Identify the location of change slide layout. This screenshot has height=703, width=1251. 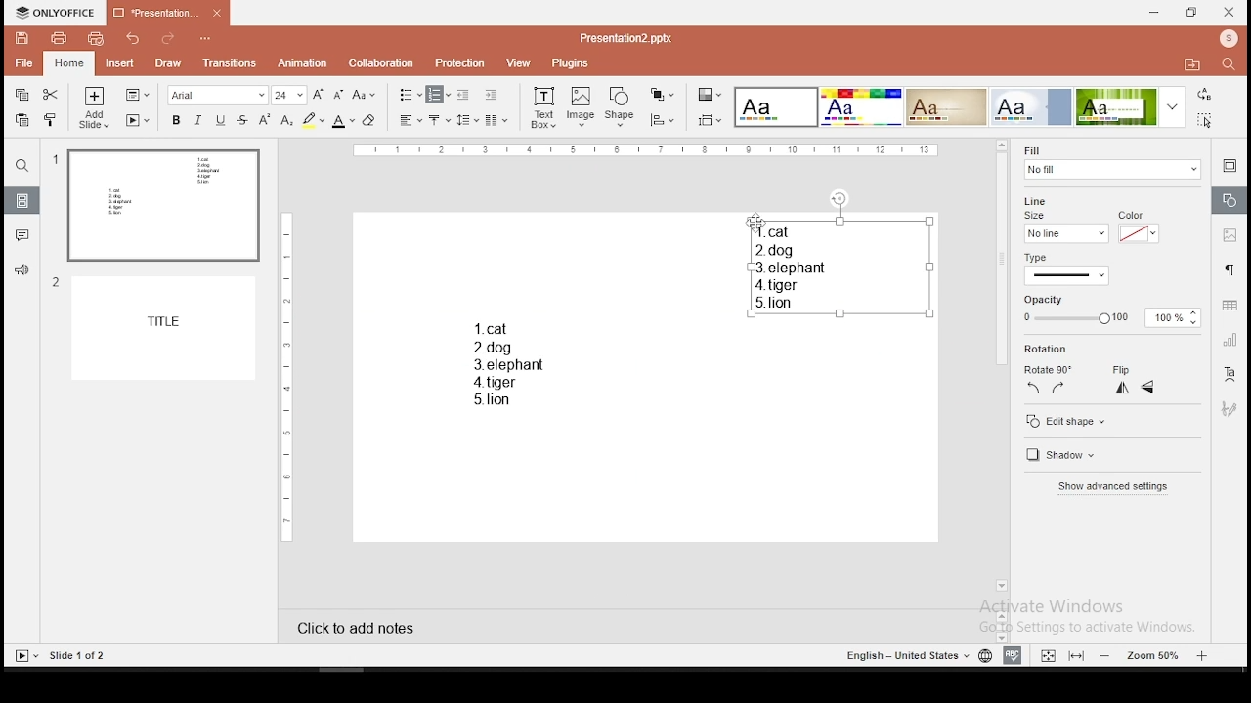
(138, 95).